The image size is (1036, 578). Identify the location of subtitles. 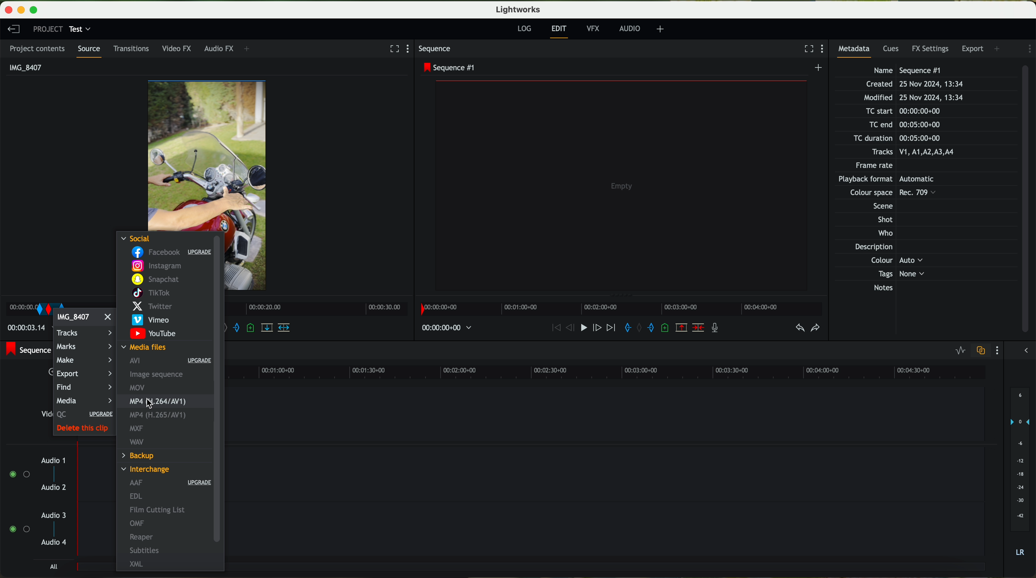
(146, 551).